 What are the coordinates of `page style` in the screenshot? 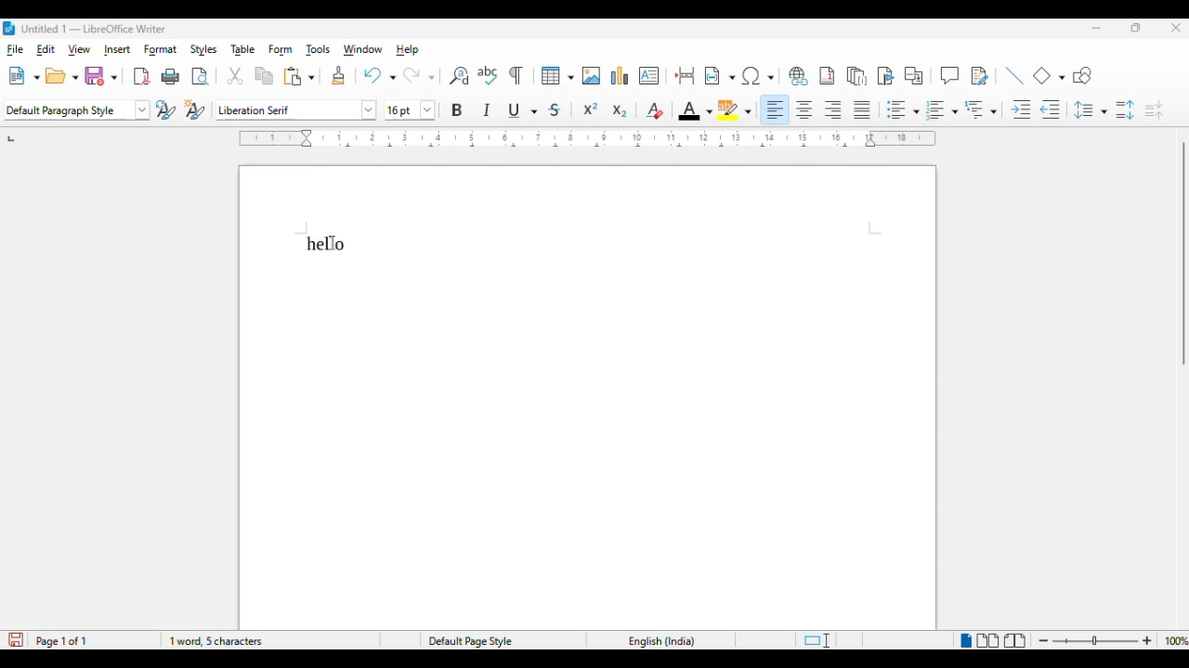 It's located at (471, 641).